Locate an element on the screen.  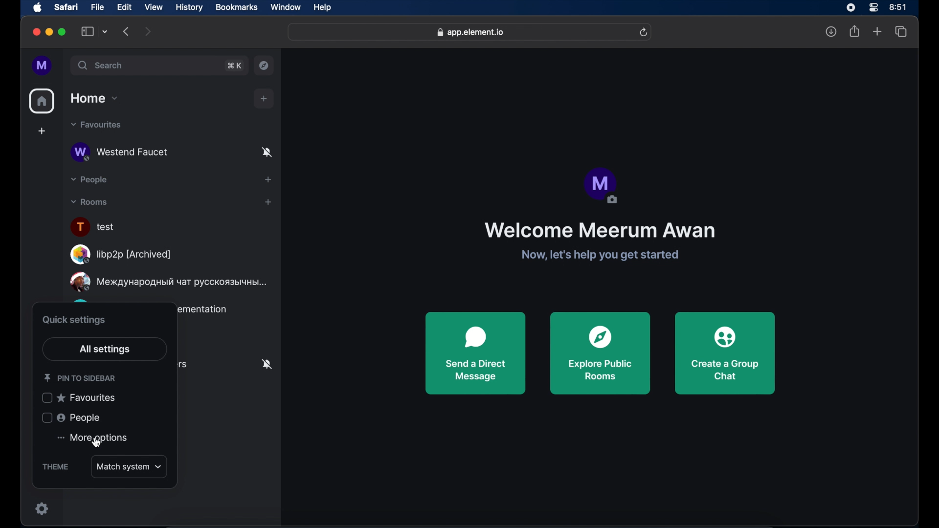
search shortcut is located at coordinates (234, 66).